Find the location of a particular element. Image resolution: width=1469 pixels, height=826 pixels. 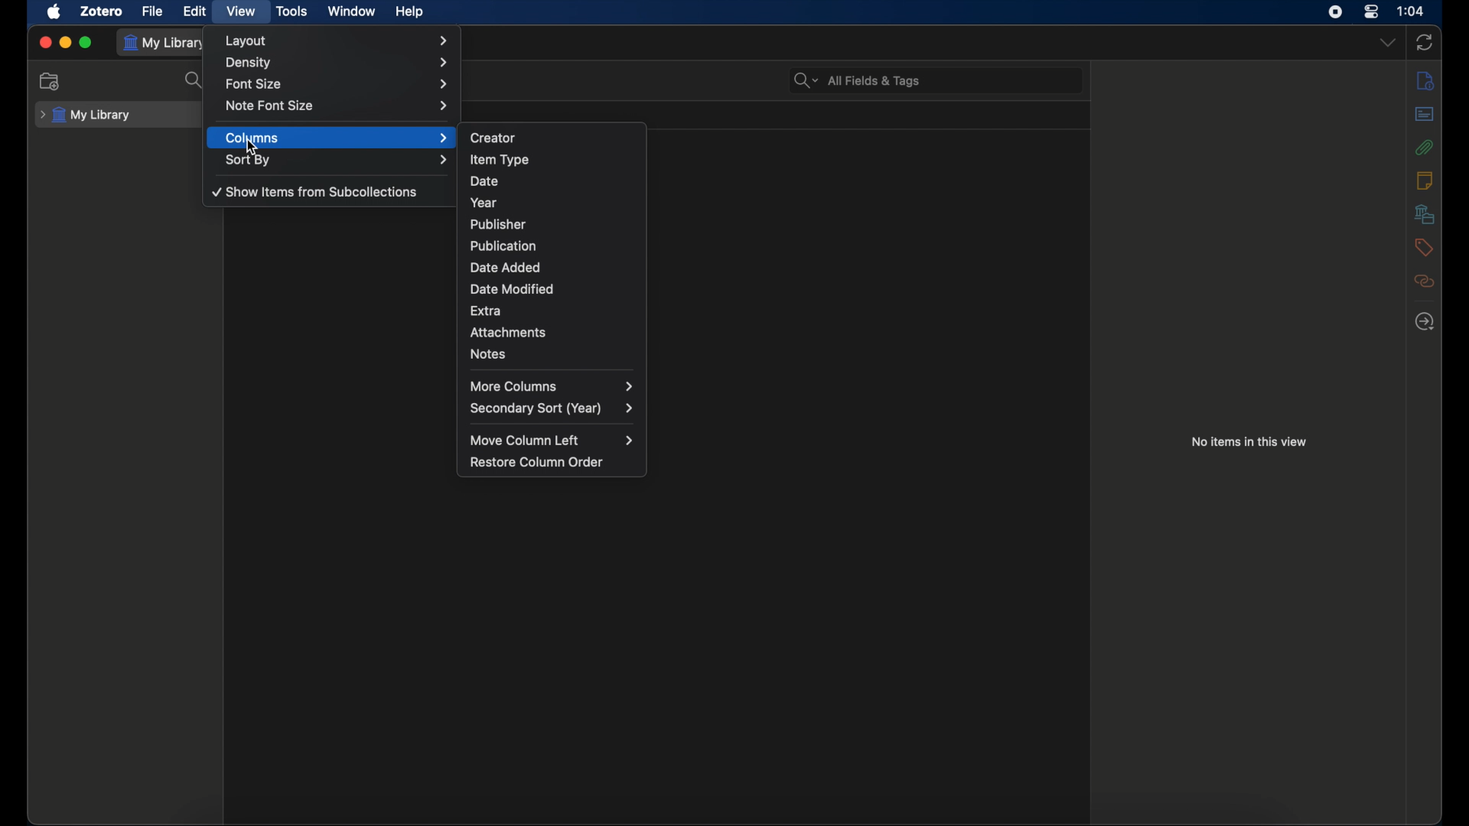

my library is located at coordinates (86, 115).